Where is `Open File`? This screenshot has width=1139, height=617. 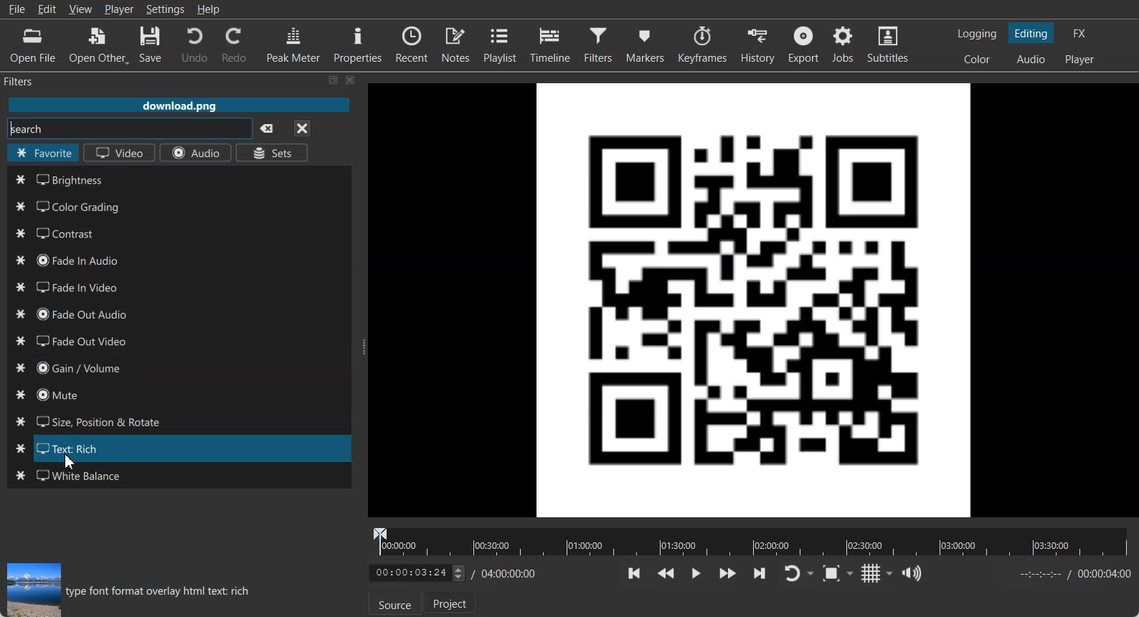 Open File is located at coordinates (33, 46).